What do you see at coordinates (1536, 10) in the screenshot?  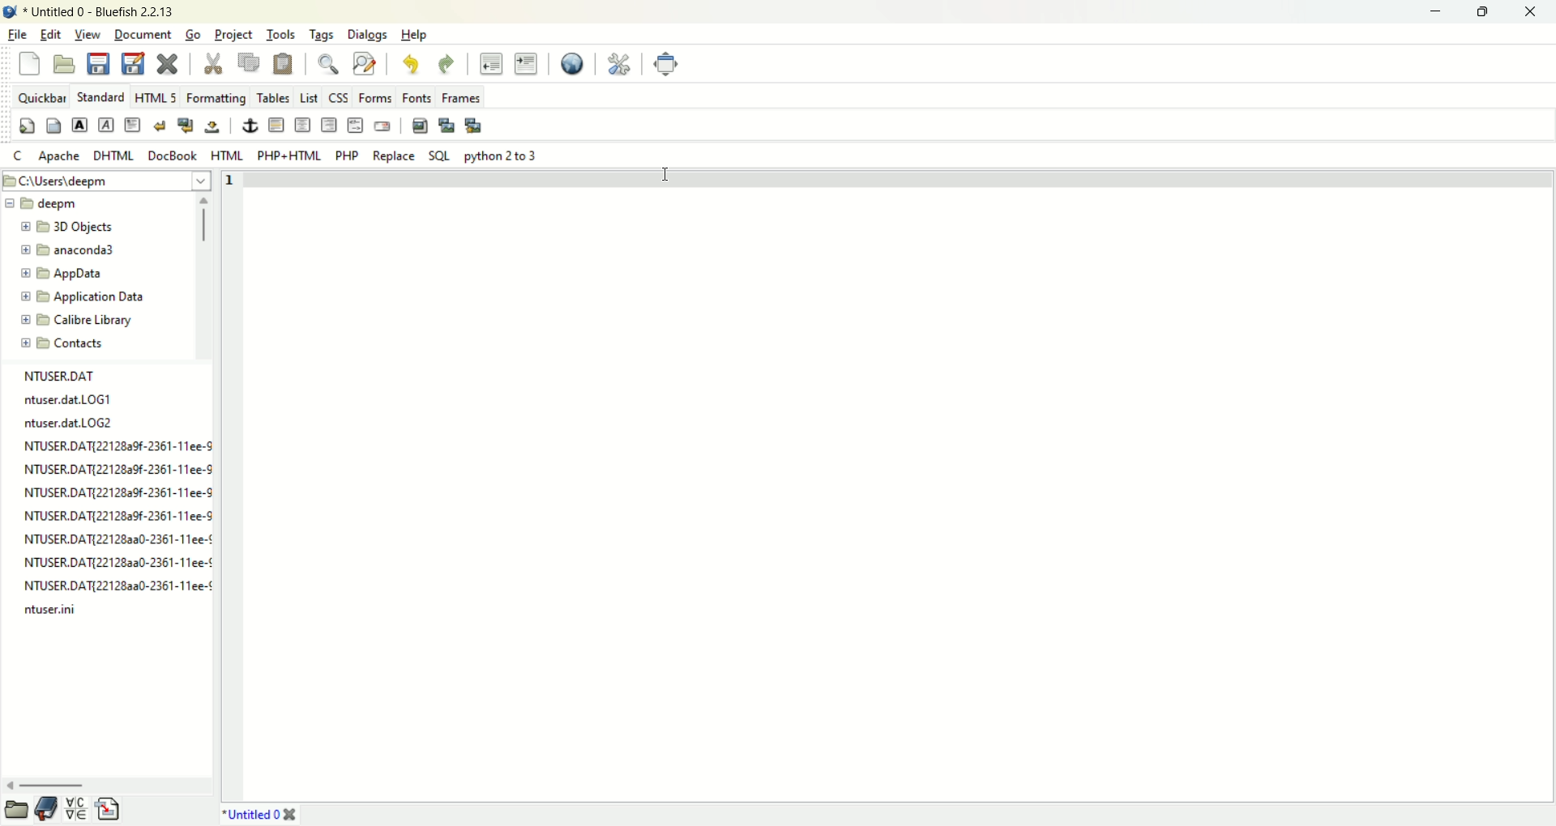 I see `close` at bounding box center [1536, 10].